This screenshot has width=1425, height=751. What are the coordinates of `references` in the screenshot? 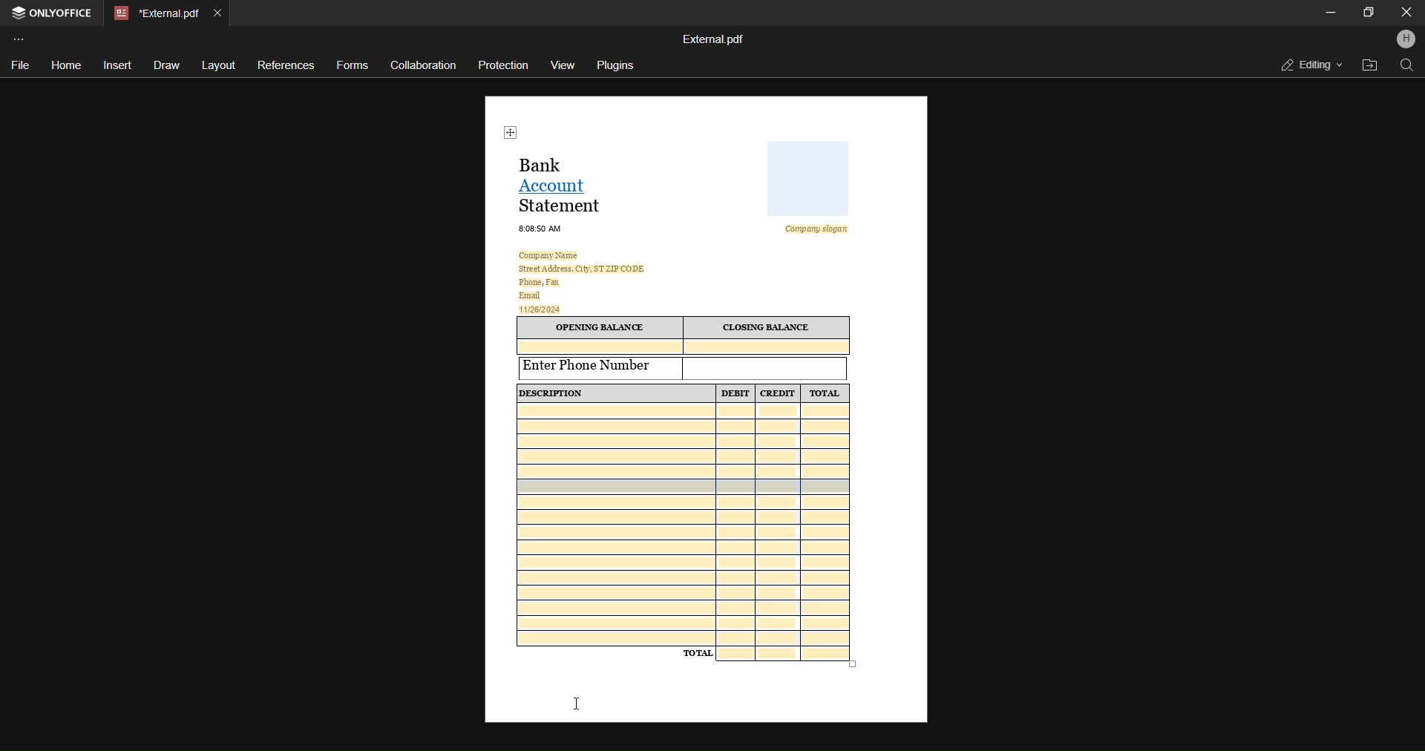 It's located at (287, 64).